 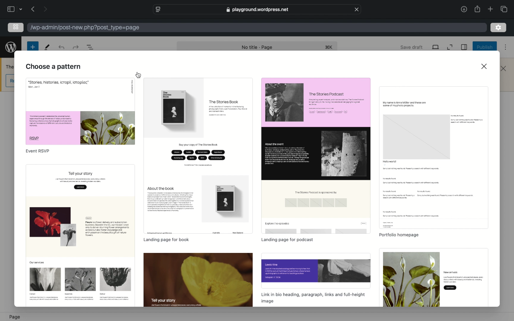 What do you see at coordinates (61, 48) in the screenshot?
I see `redo` at bounding box center [61, 48].